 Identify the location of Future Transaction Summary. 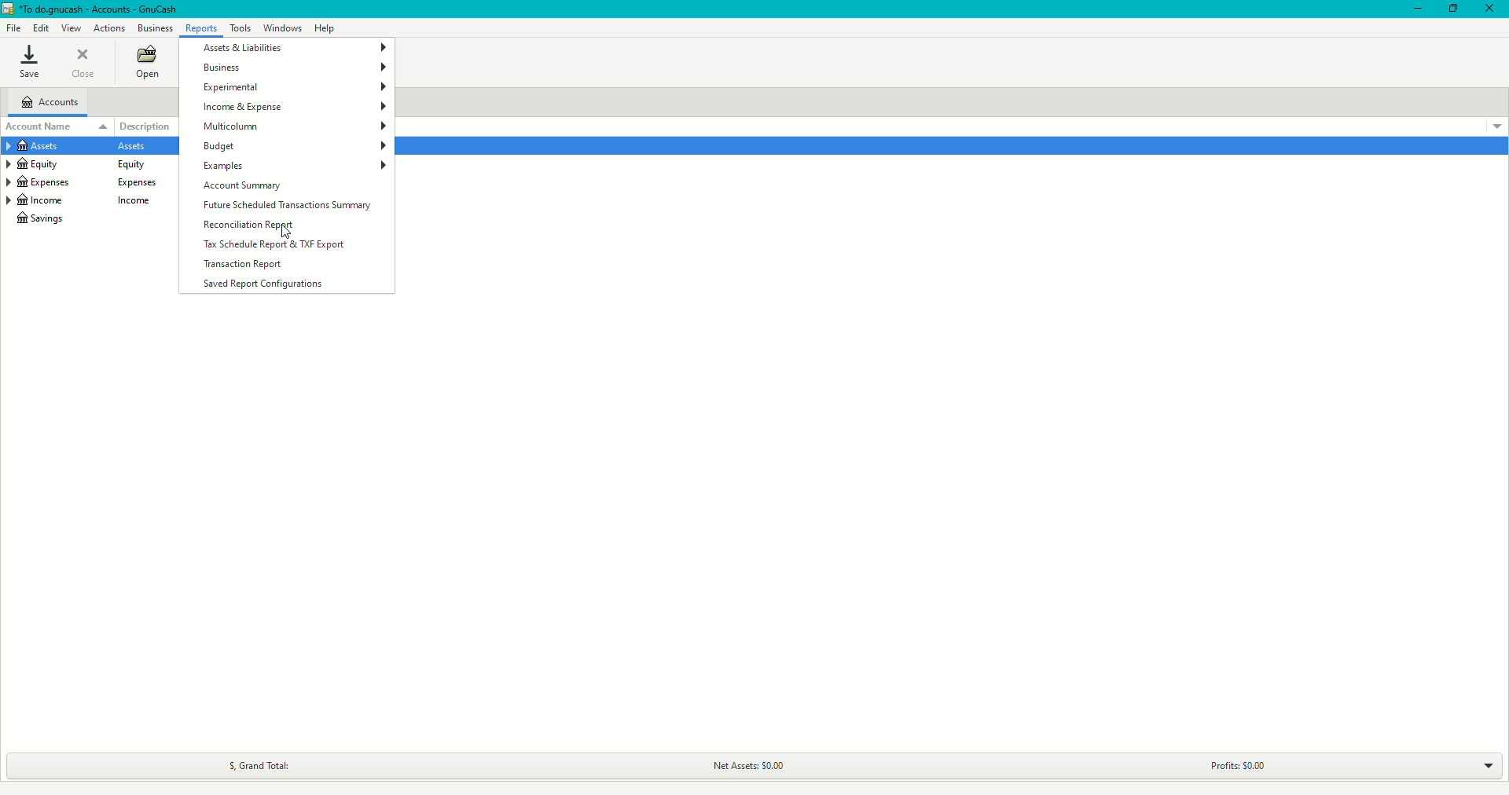
(287, 207).